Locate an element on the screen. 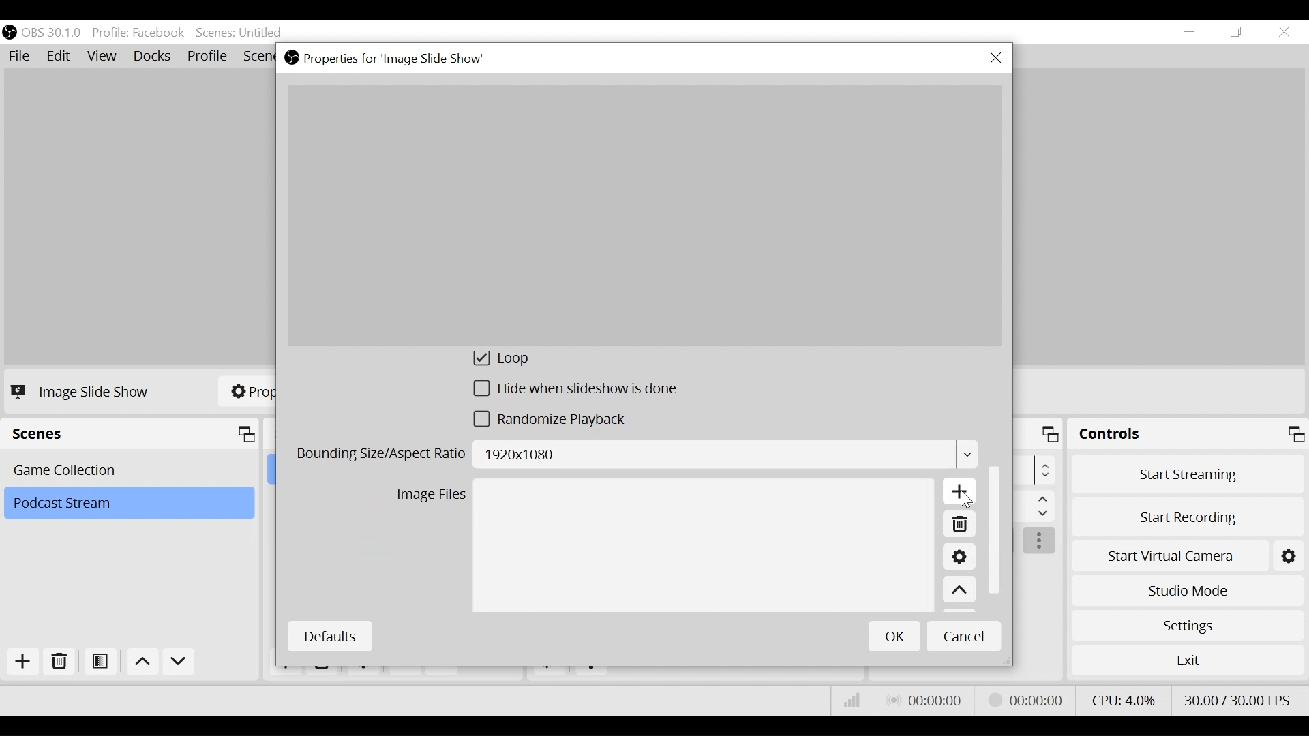 This screenshot has width=1309, height=736. Image File Field is located at coordinates (703, 547).